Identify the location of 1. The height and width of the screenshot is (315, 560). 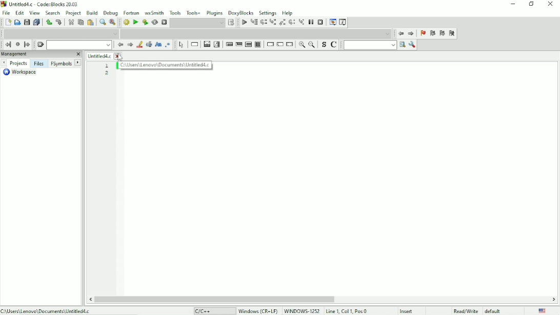
(107, 66).